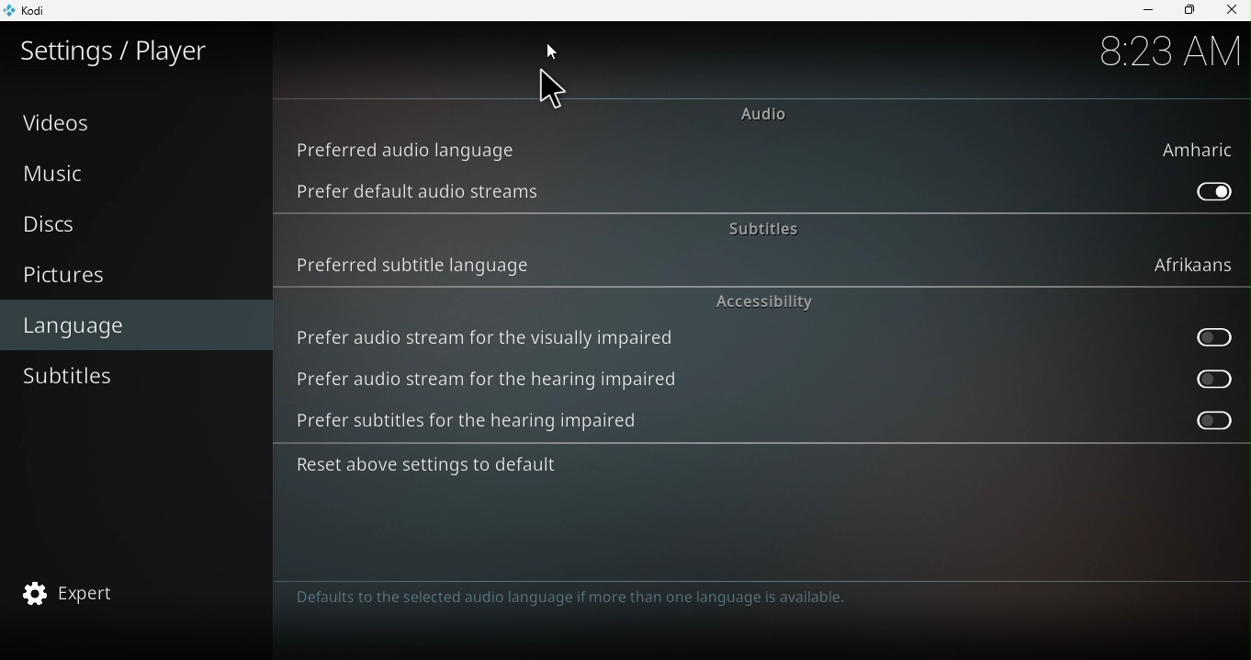  Describe the element at coordinates (1210, 190) in the screenshot. I see `Prefer default audio stream` at that location.